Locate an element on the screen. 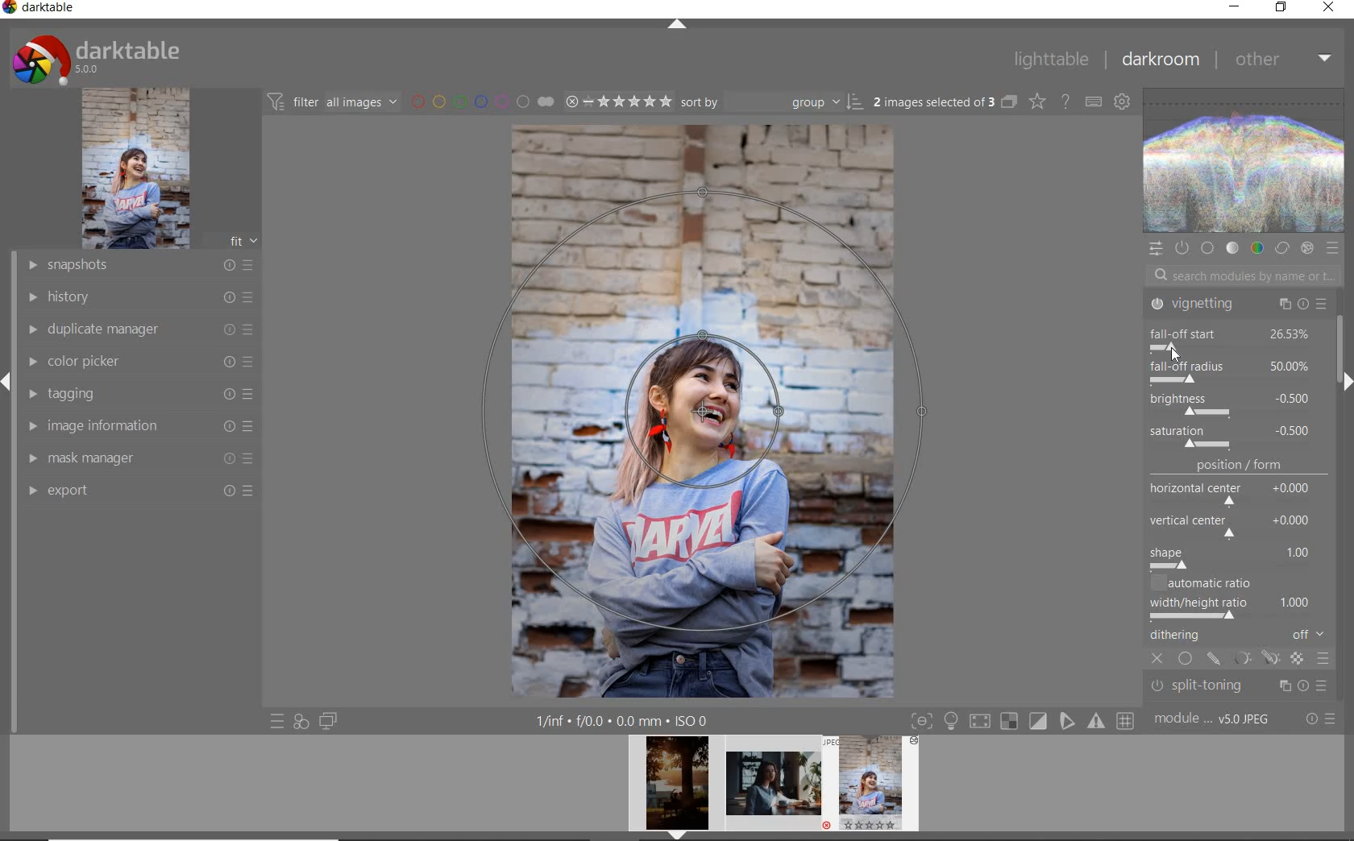 The width and height of the screenshot is (1354, 841). masking options is located at coordinates (1255, 661).